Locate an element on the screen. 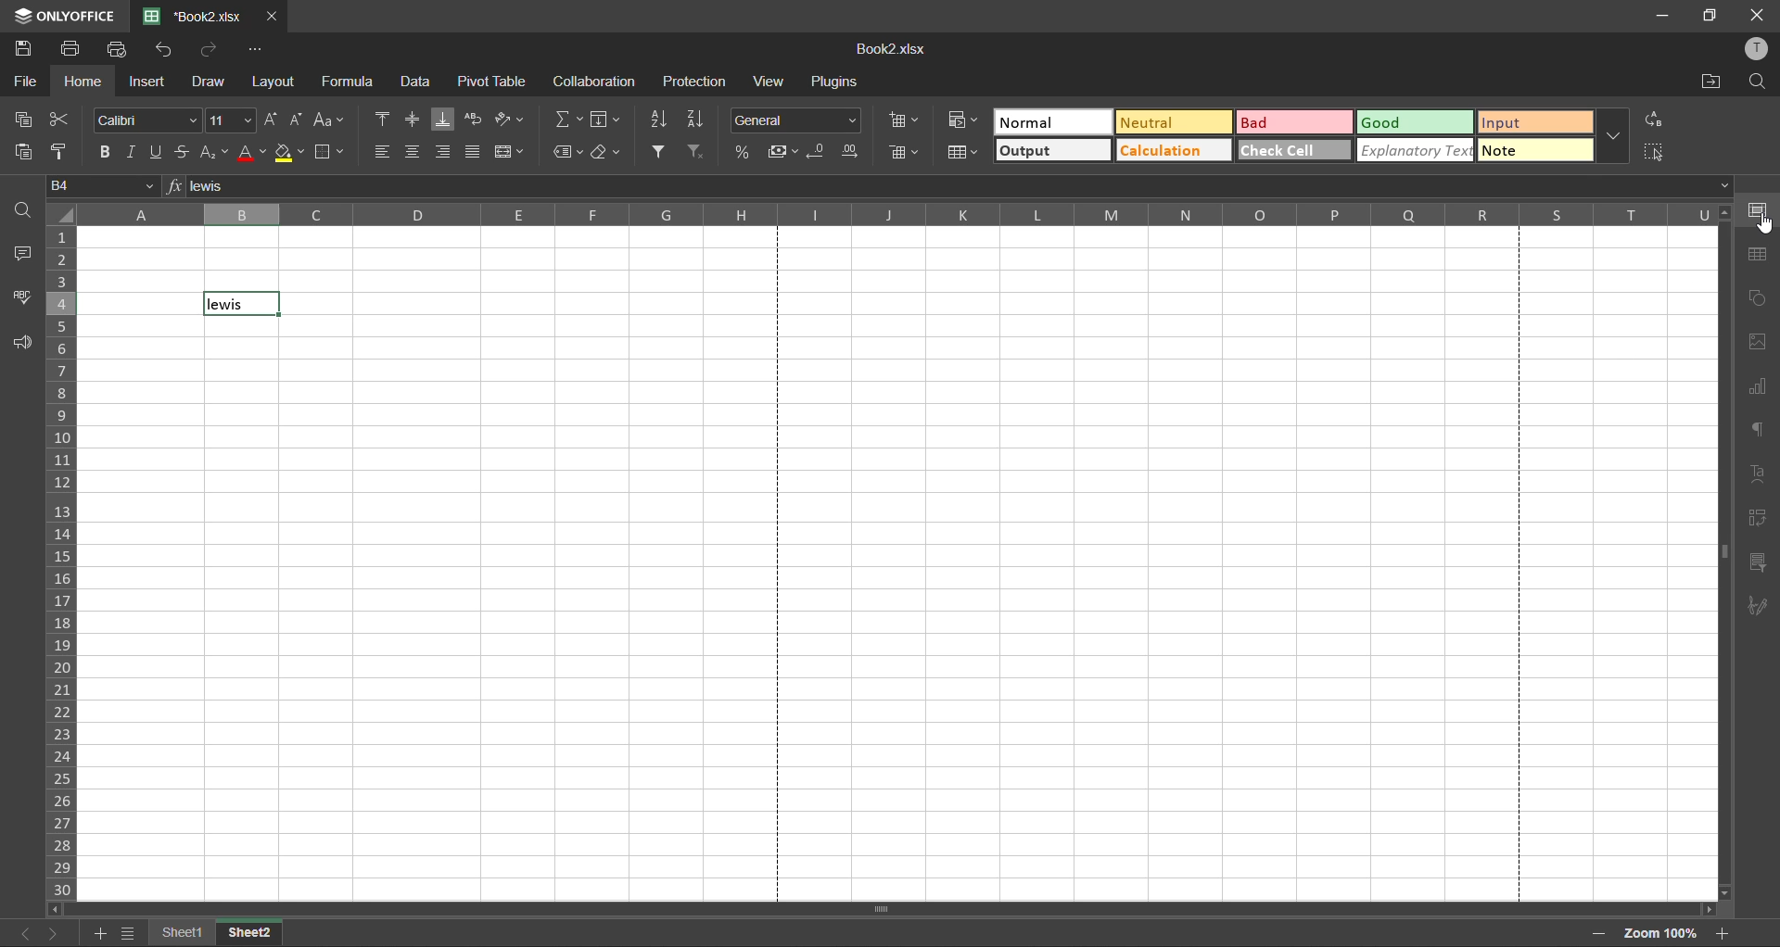 This screenshot has height=947, width=1780. note is located at coordinates (1535, 150).